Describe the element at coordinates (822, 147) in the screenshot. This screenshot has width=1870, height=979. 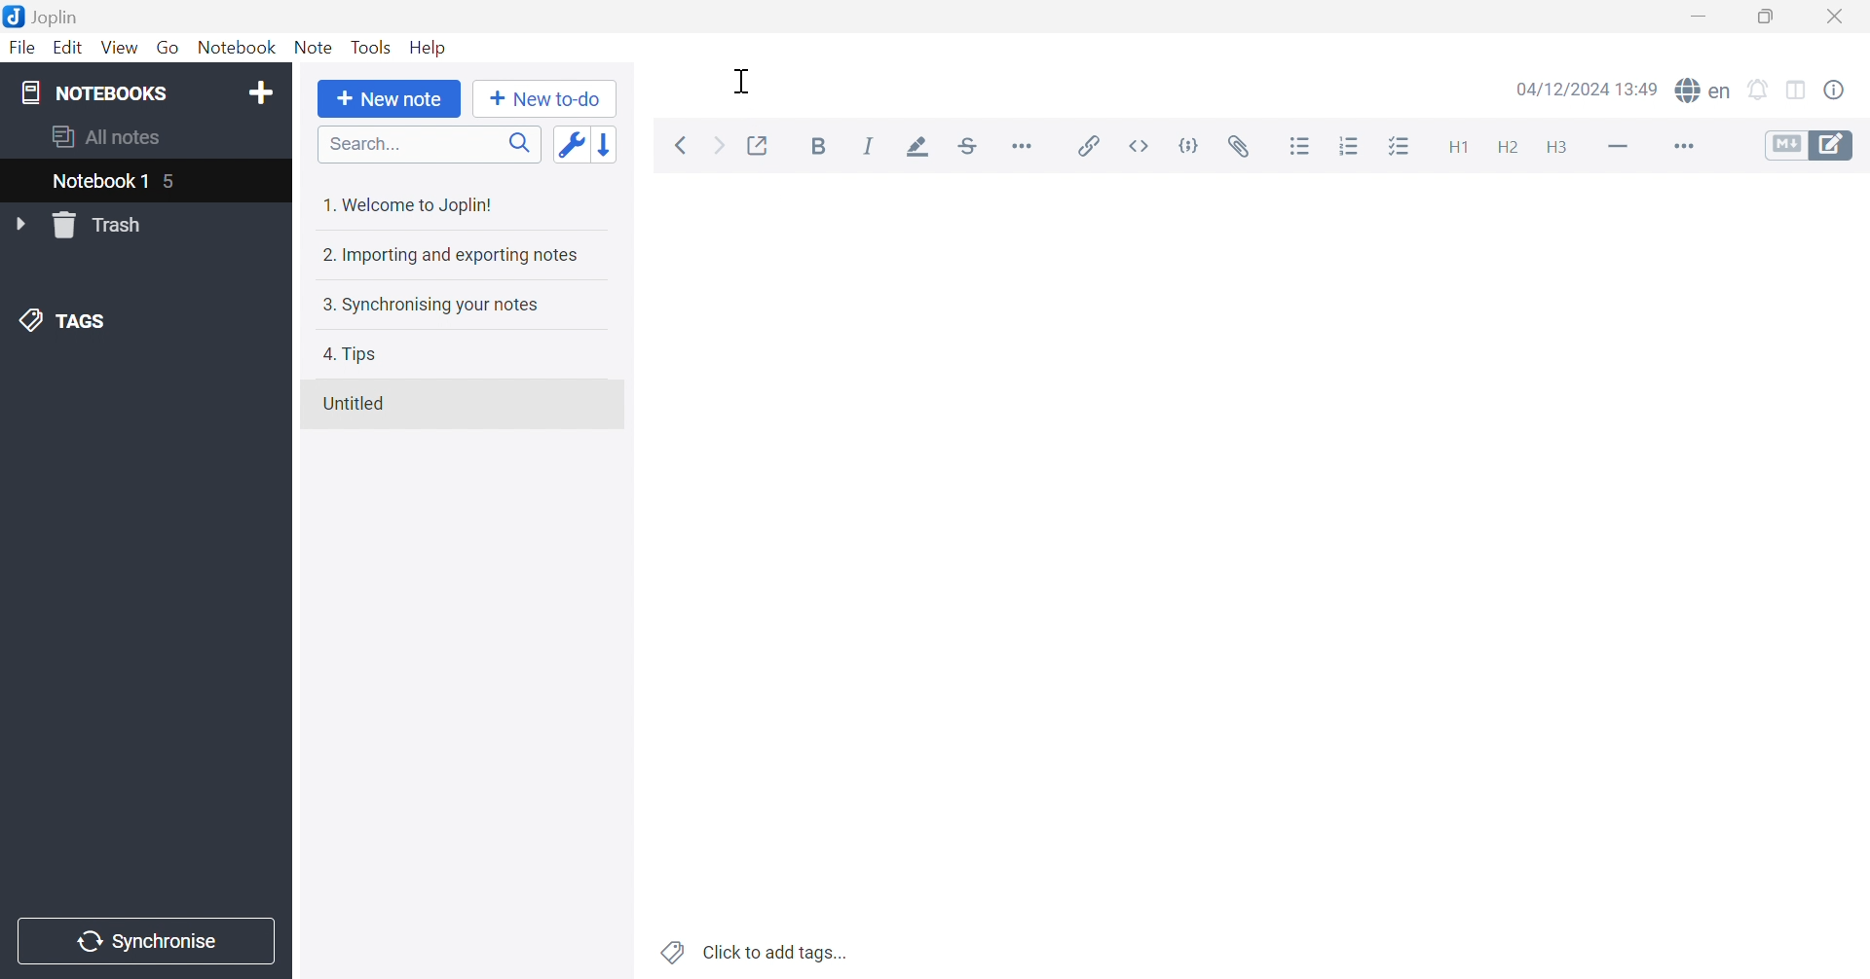
I see `Bold` at that location.